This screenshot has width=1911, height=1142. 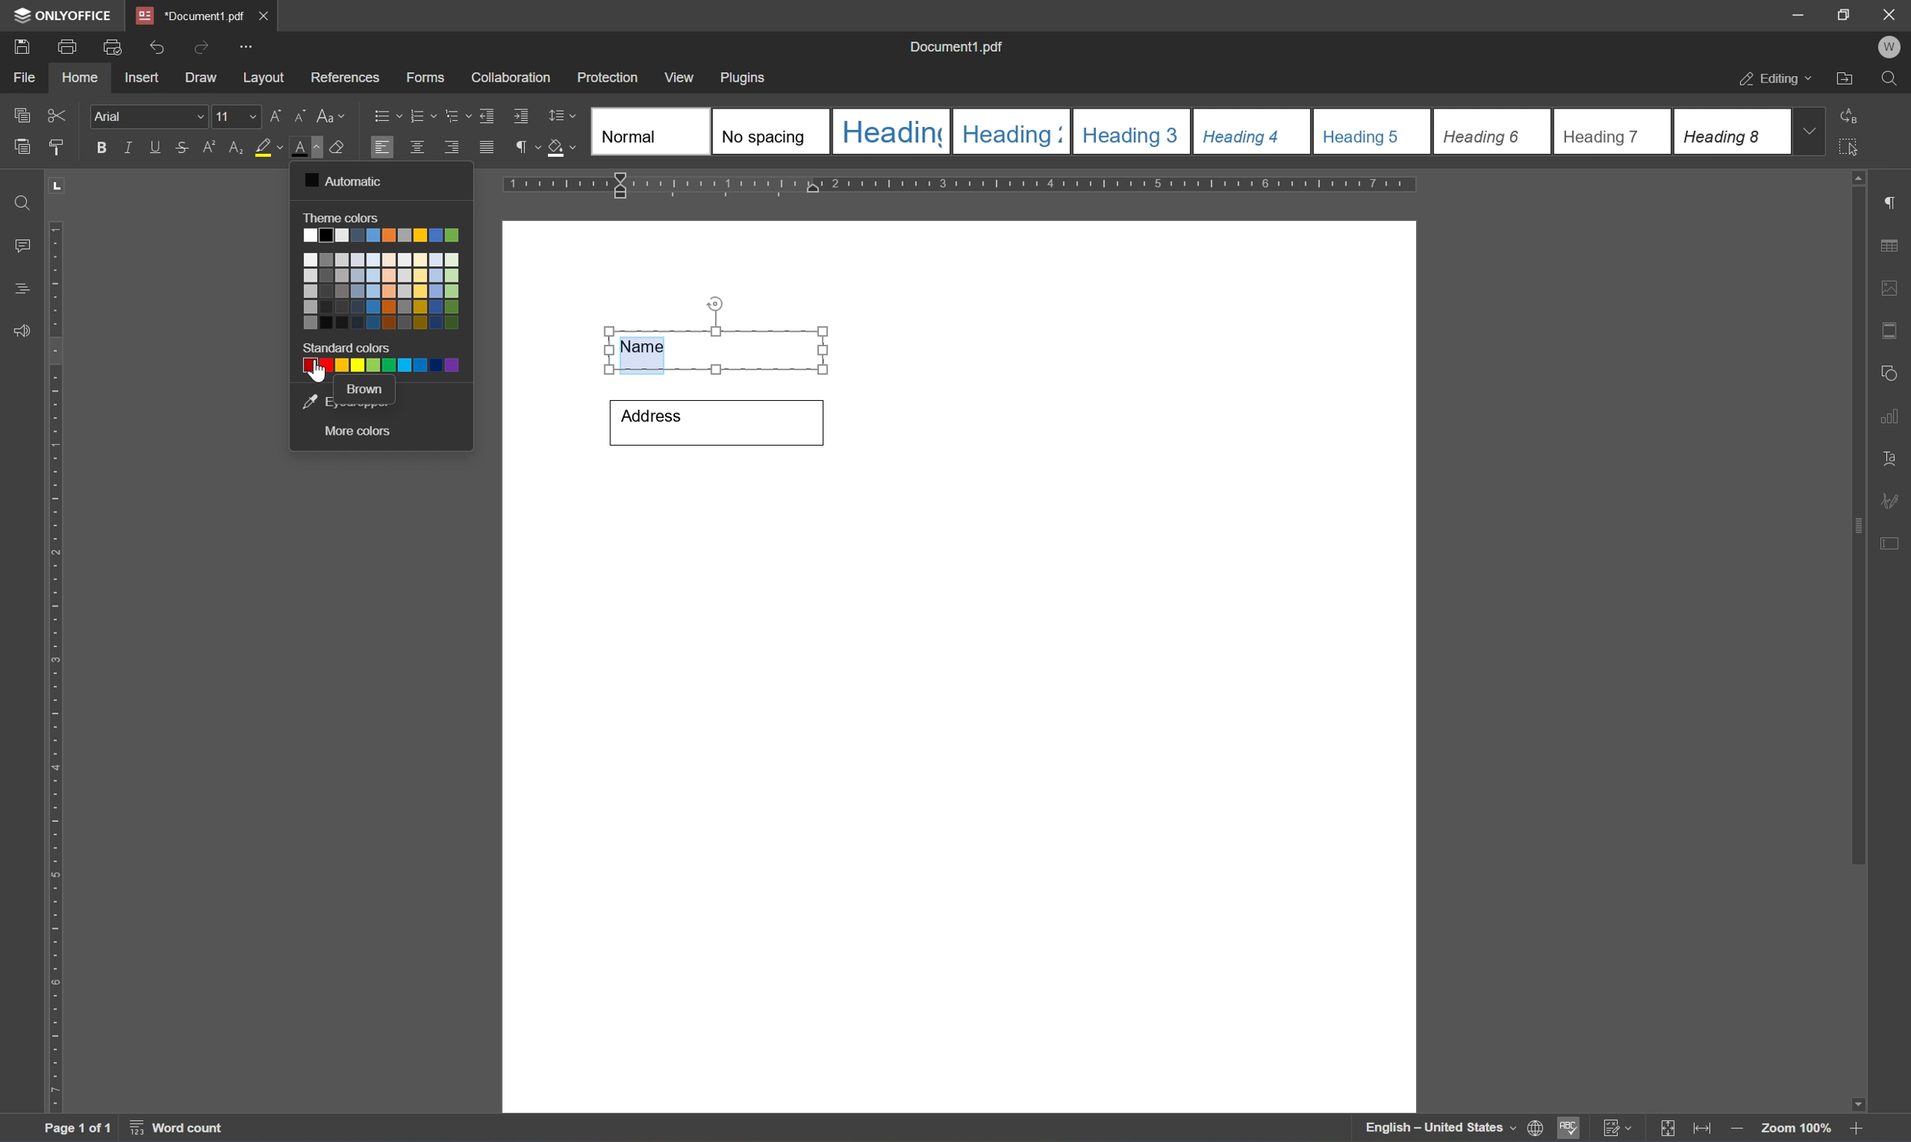 I want to click on italic, so click(x=127, y=146).